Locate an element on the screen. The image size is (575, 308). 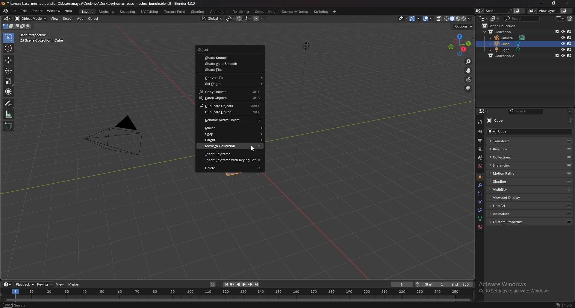
jump to endpoint is located at coordinates (226, 284).